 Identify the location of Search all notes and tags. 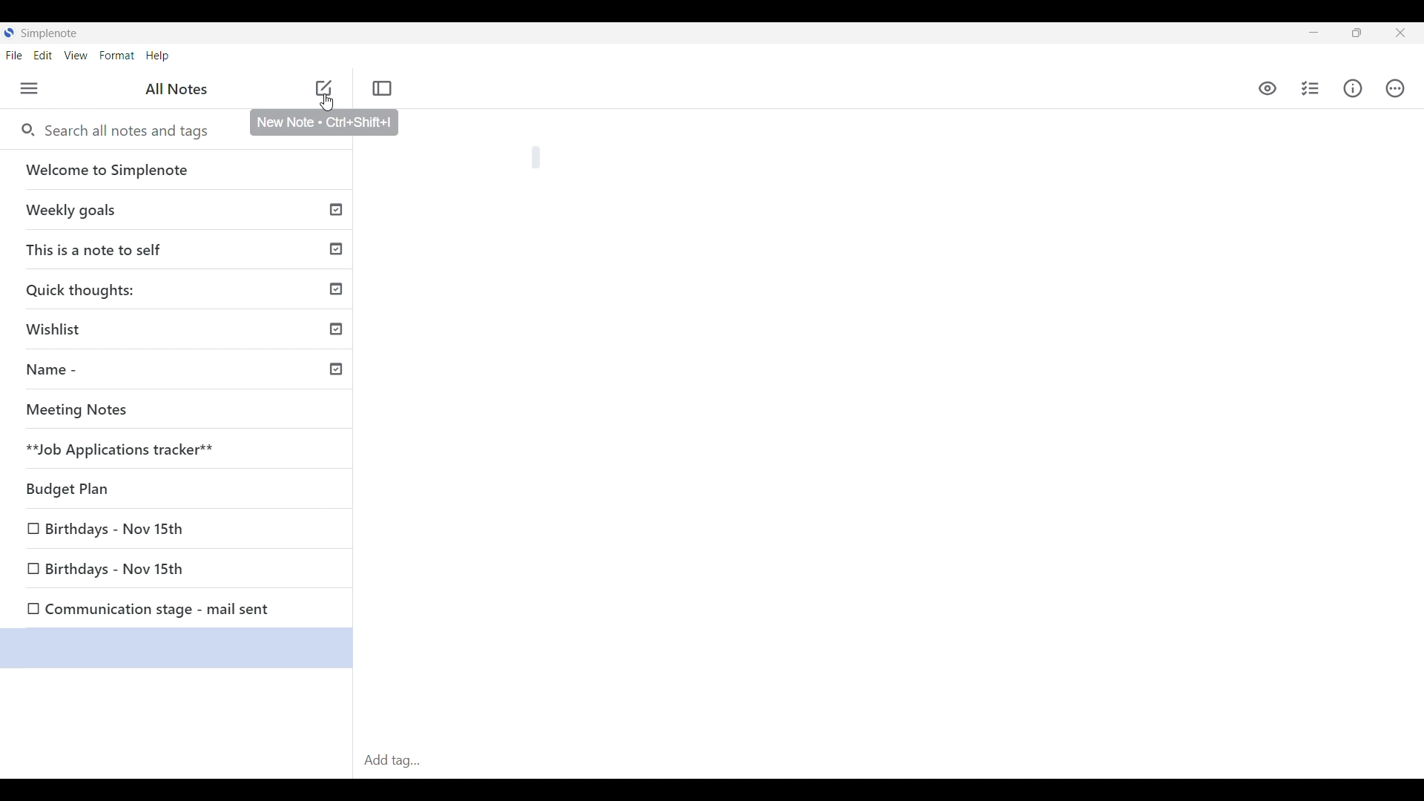
(125, 131).